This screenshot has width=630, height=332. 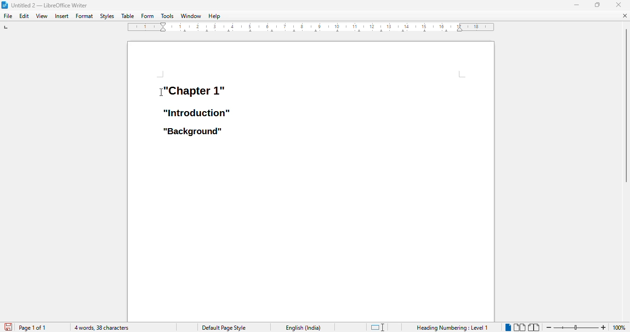 I want to click on styles, so click(x=107, y=16).